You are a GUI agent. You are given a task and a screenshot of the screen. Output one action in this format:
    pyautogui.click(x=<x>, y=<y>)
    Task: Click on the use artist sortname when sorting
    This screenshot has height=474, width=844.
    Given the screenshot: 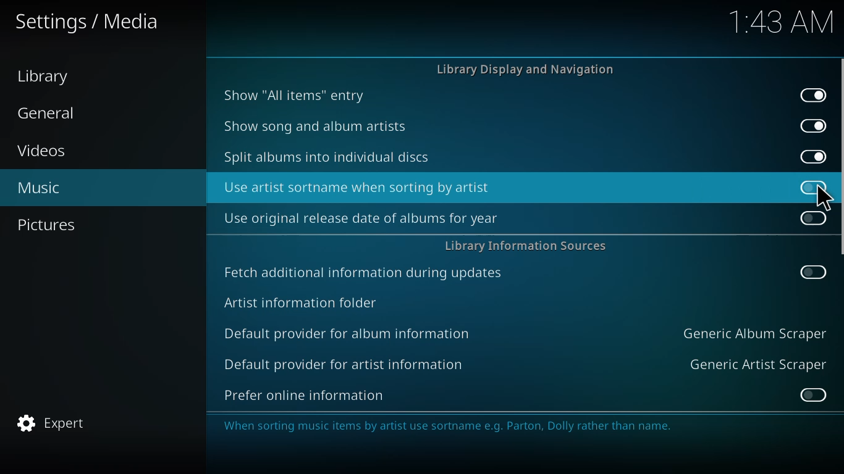 What is the action you would take?
    pyautogui.click(x=359, y=187)
    